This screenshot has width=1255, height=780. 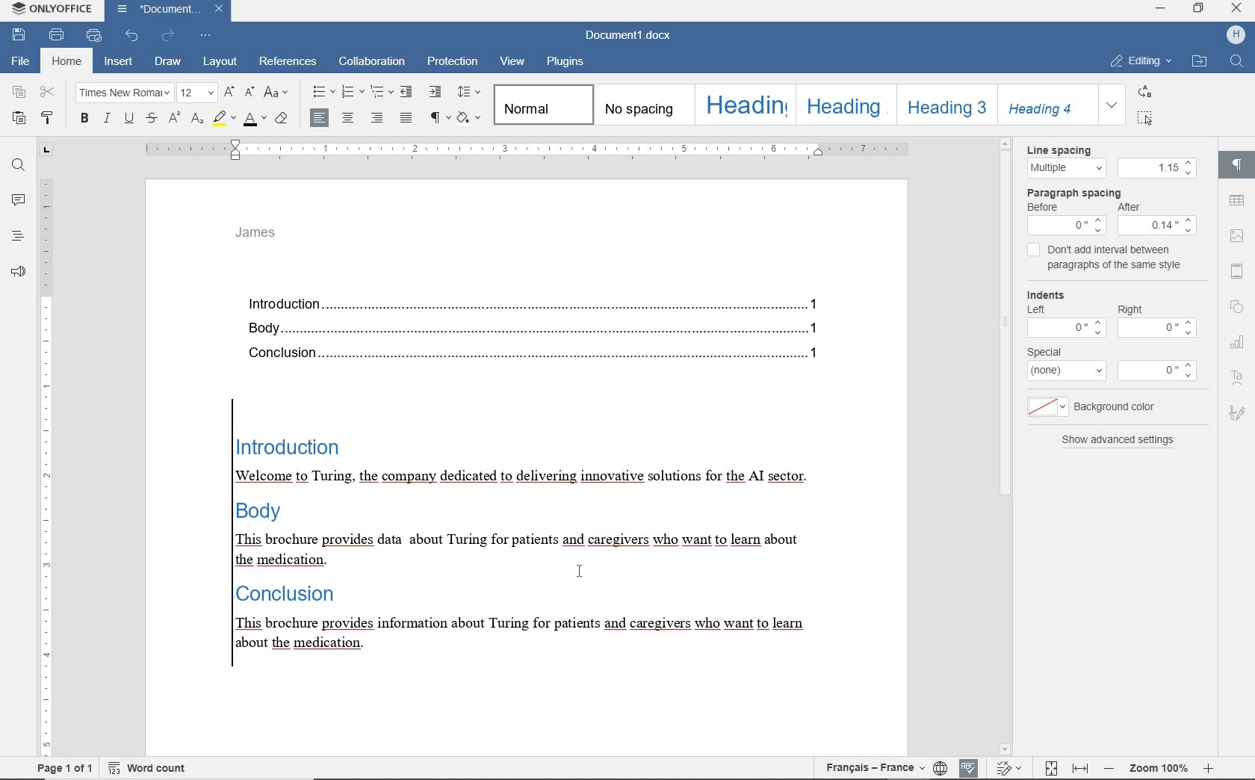 What do you see at coordinates (206, 36) in the screenshot?
I see `customize quick access toolbar` at bounding box center [206, 36].